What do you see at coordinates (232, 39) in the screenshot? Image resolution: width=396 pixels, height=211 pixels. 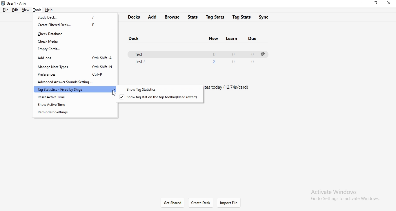 I see `learn` at bounding box center [232, 39].